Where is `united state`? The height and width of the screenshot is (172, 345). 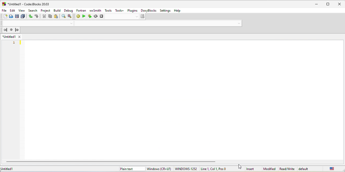
united state is located at coordinates (332, 168).